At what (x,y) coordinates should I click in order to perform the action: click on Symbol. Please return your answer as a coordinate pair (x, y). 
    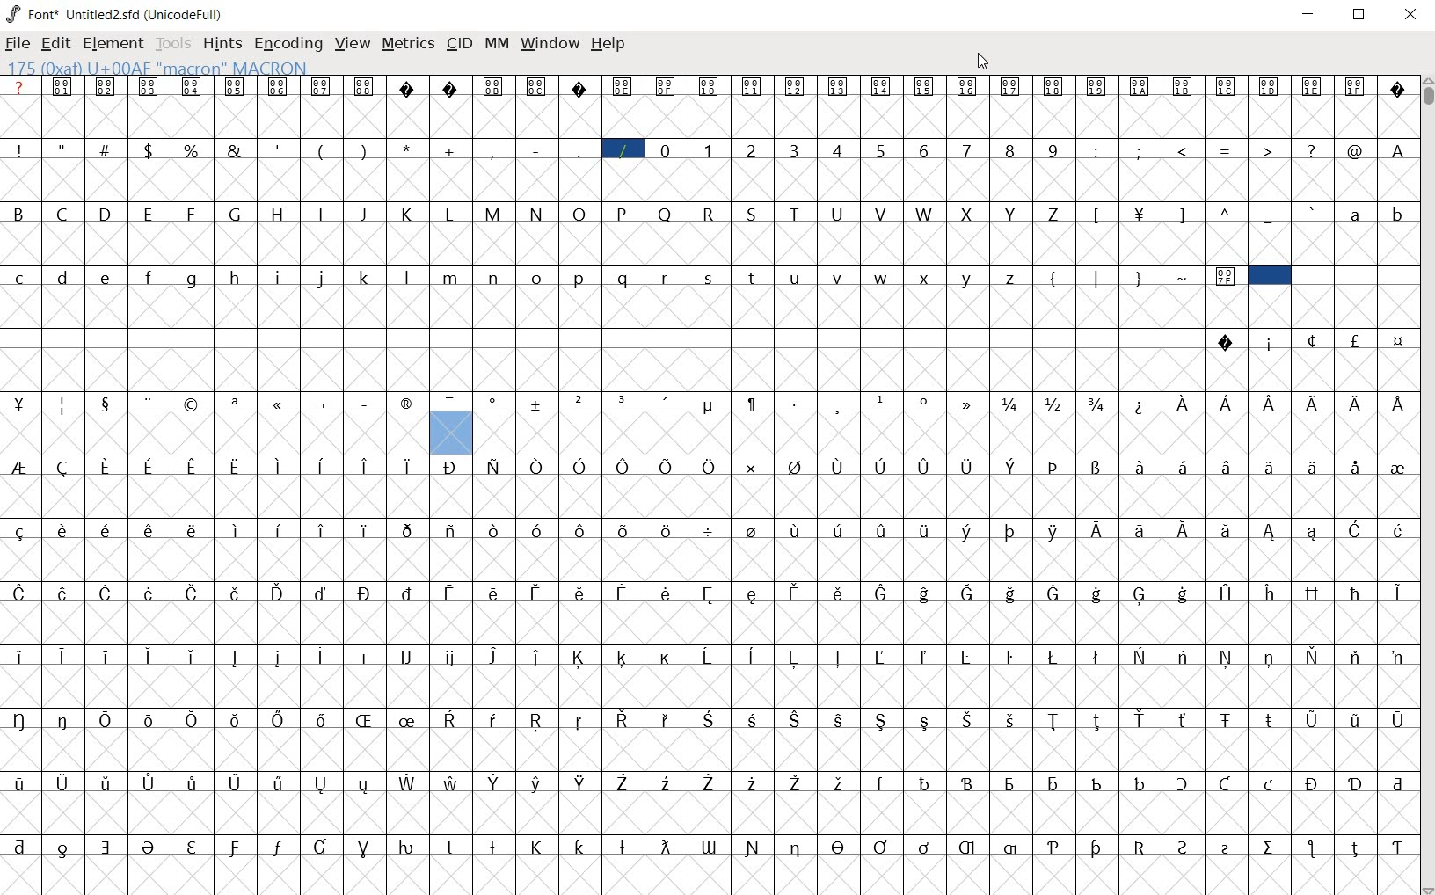
    Looking at the image, I should click on (925, 467).